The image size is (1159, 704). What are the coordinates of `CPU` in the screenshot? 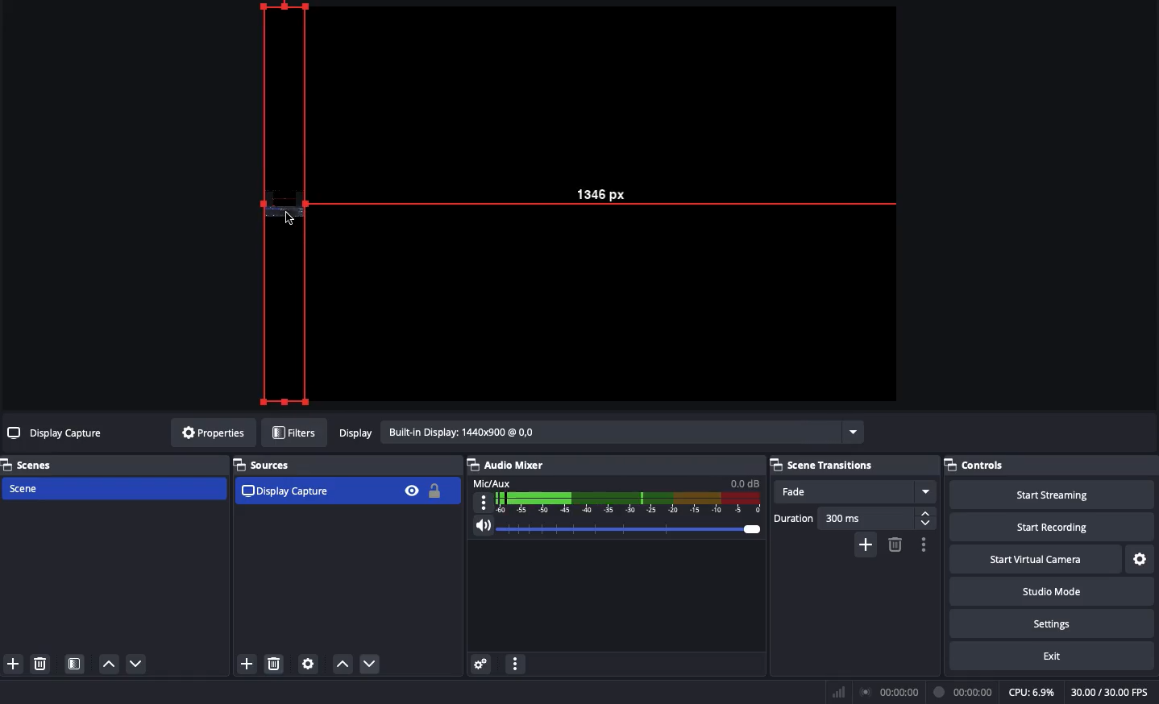 It's located at (1031, 693).